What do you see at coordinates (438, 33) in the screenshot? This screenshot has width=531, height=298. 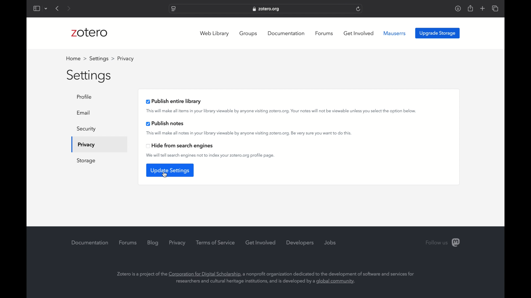 I see `upgrade storage` at bounding box center [438, 33].